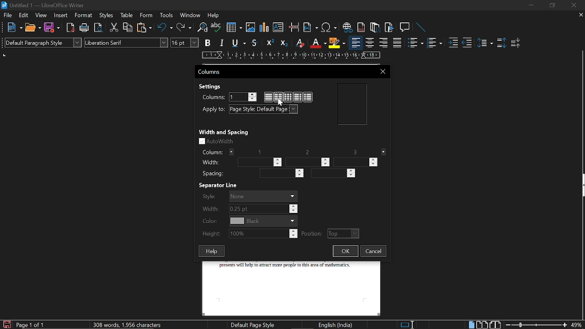 This screenshot has width=585, height=329. I want to click on Import as pdf, so click(70, 28).